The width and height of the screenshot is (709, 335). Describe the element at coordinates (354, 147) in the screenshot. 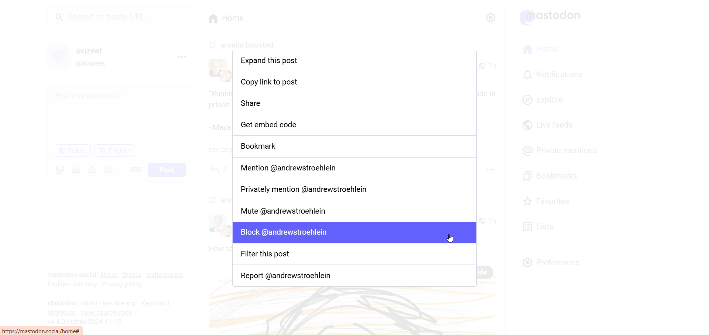

I see `Bookmark` at that location.